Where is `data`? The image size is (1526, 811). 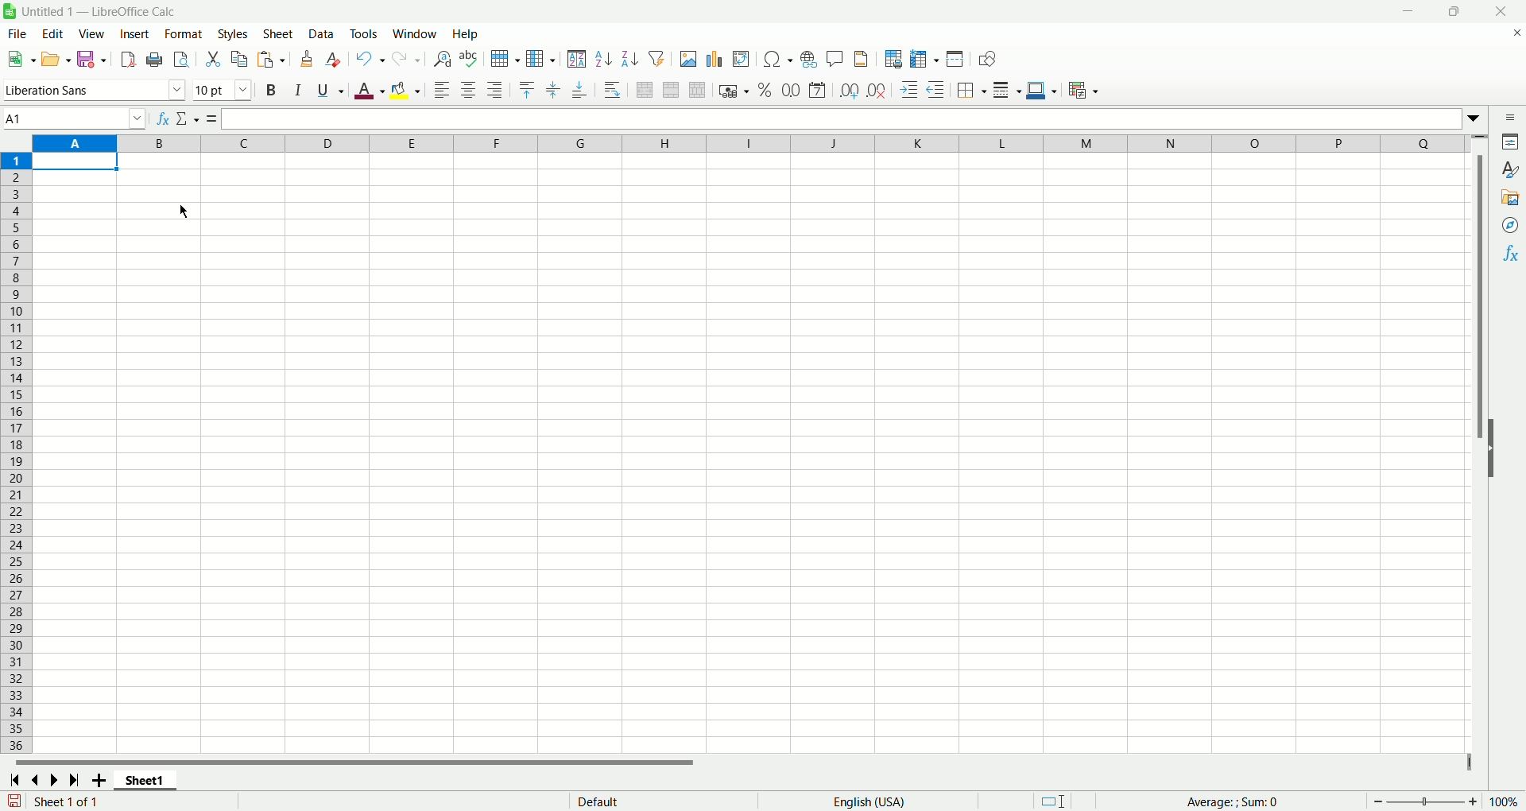 data is located at coordinates (323, 34).